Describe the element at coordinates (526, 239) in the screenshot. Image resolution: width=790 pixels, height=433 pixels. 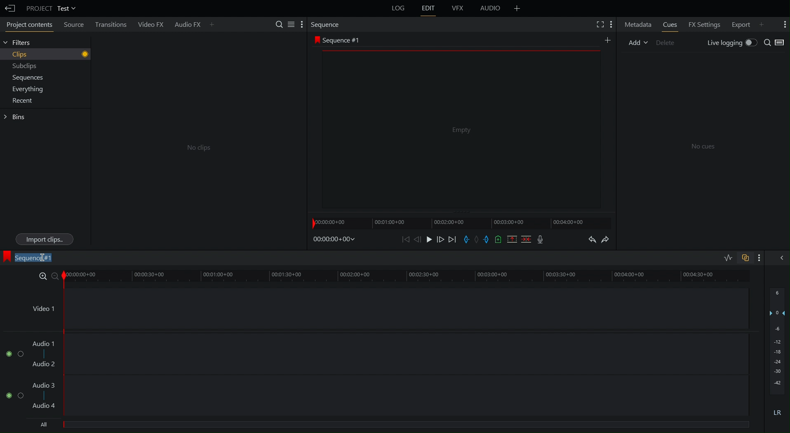
I see `Delete/Cut` at that location.